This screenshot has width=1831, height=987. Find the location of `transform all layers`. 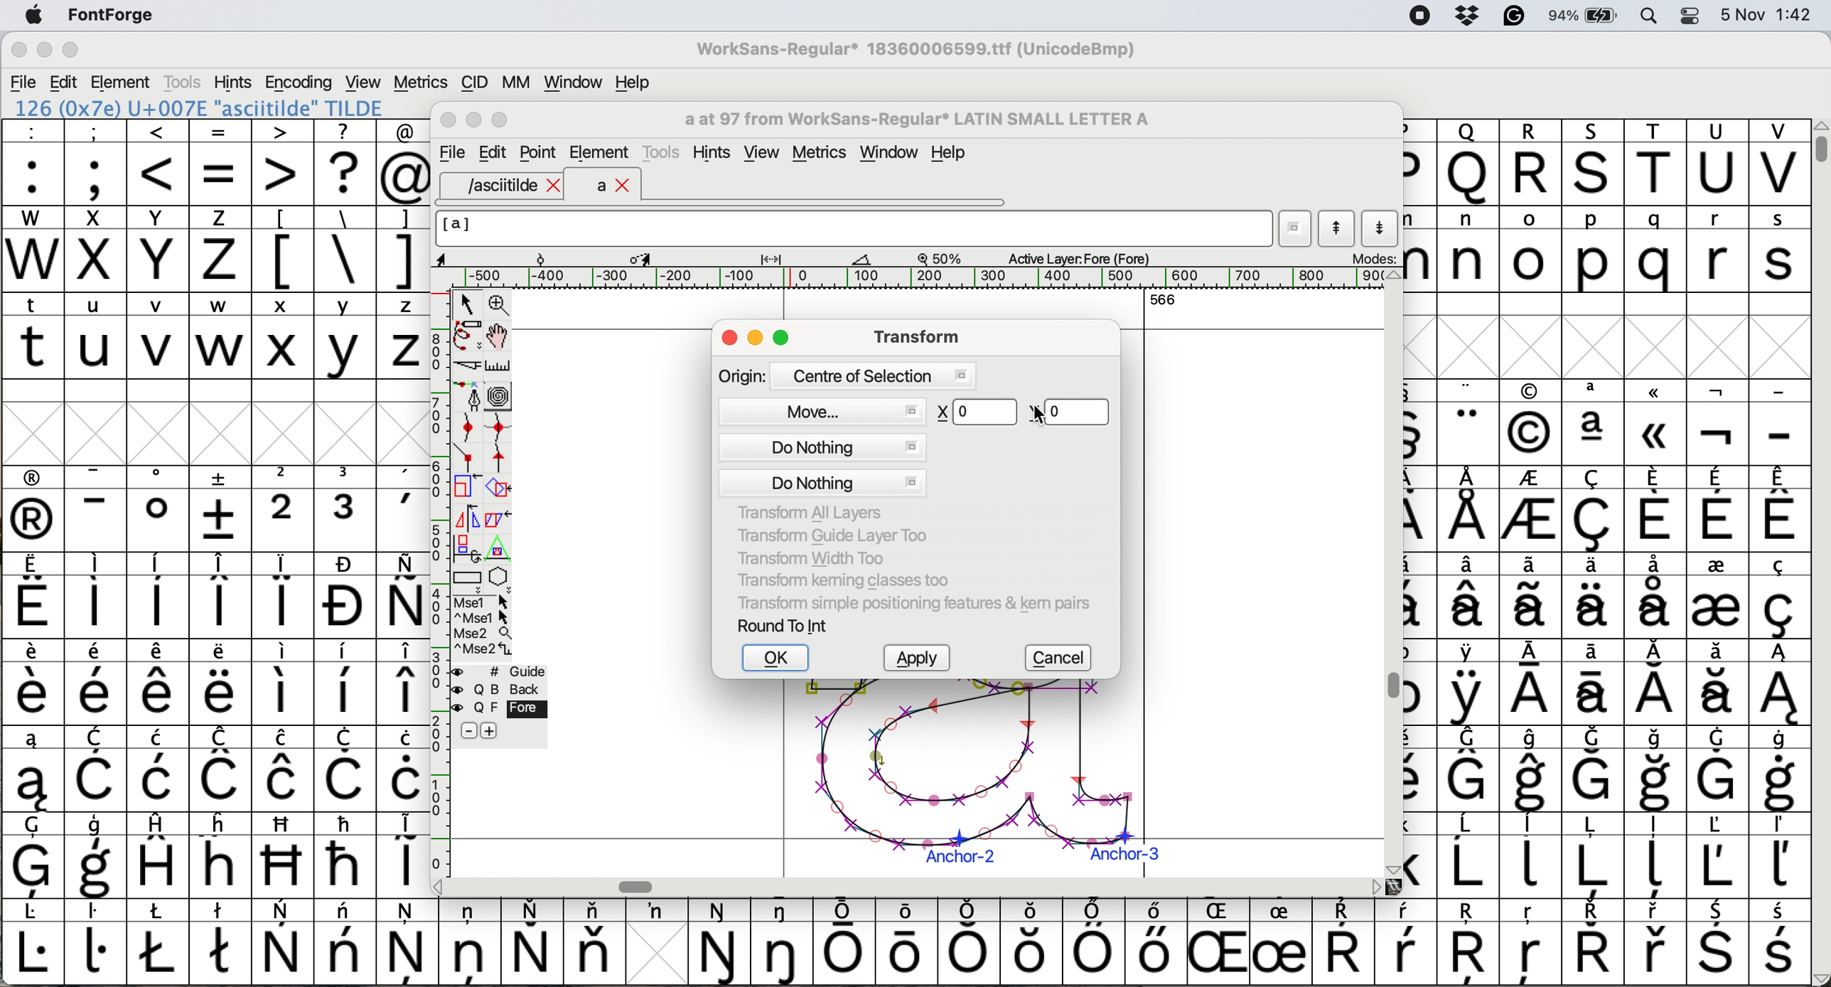

transform all layers is located at coordinates (814, 513).